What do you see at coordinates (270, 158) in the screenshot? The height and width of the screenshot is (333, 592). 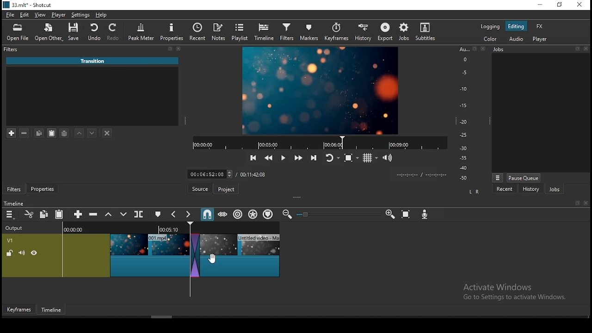 I see `play quickly backward` at bounding box center [270, 158].